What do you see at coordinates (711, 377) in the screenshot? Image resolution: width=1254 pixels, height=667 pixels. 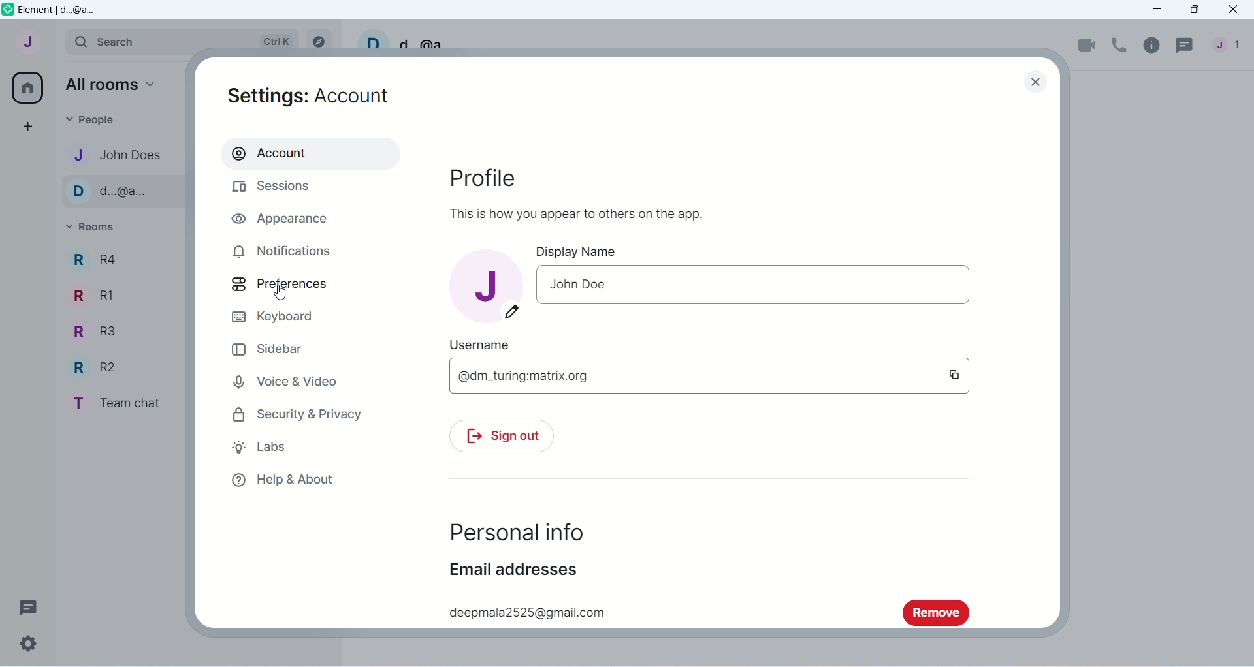 I see `@dm_turing.matrix.org` at bounding box center [711, 377].